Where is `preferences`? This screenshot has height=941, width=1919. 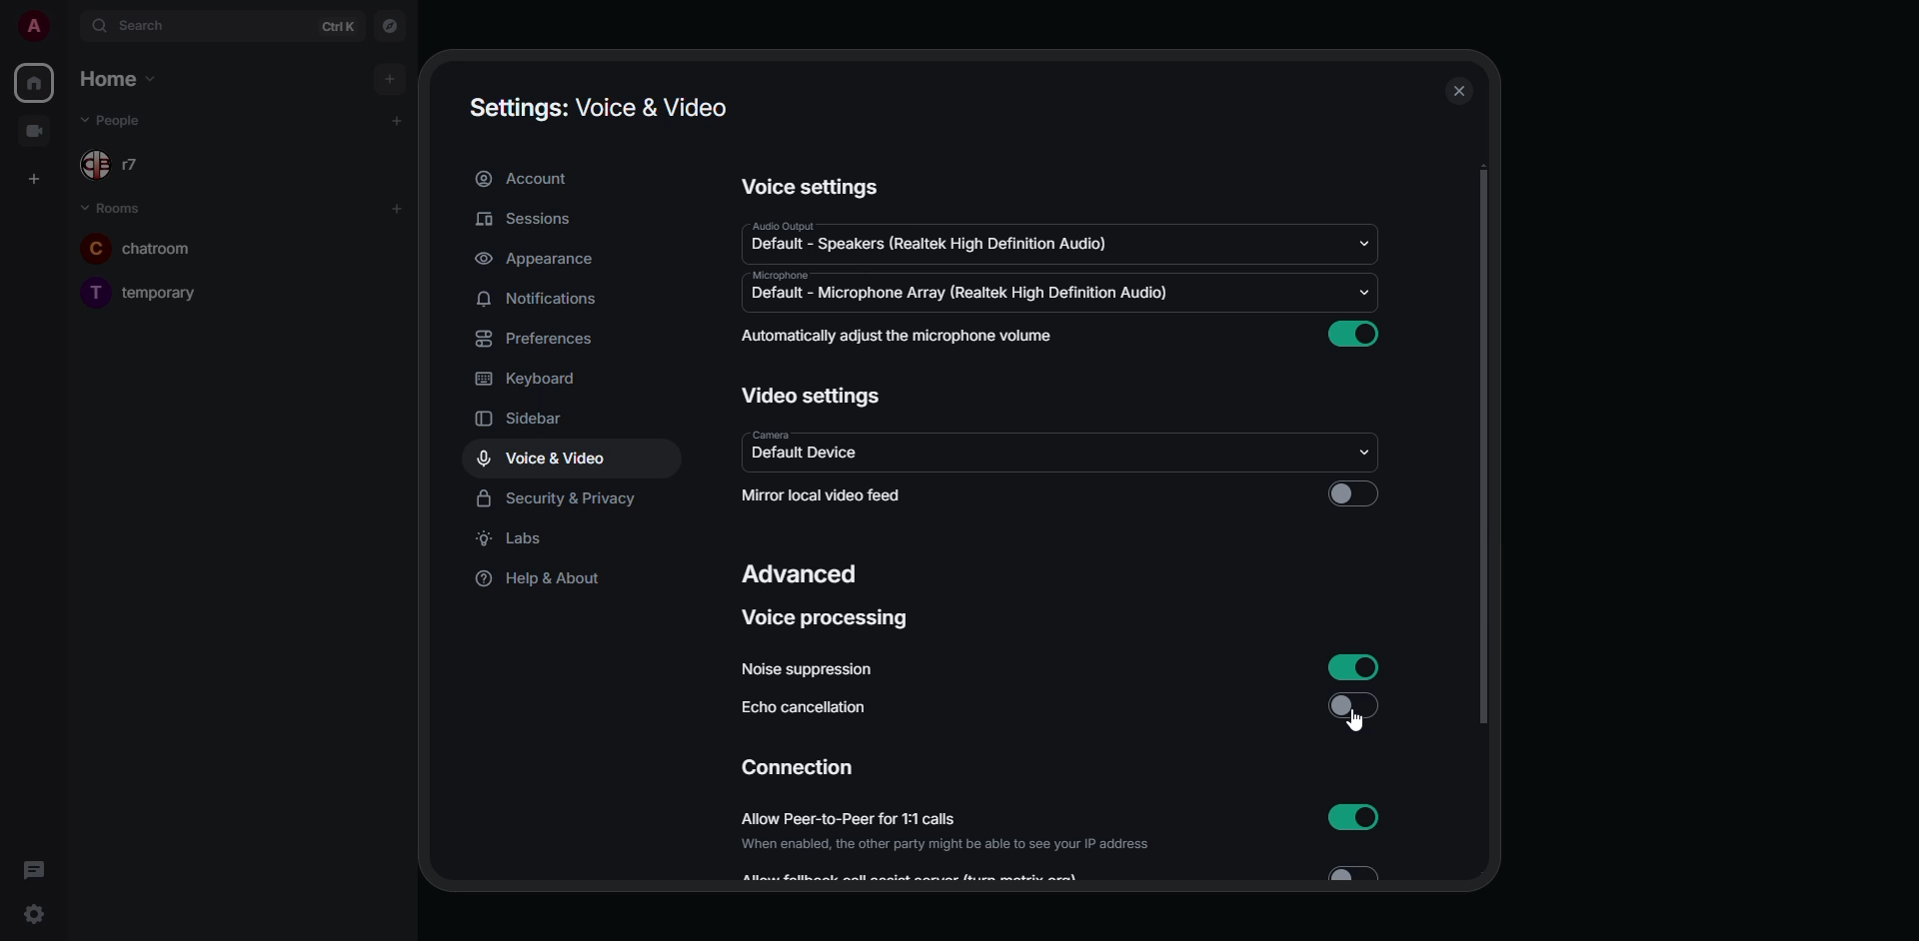
preferences is located at coordinates (540, 339).